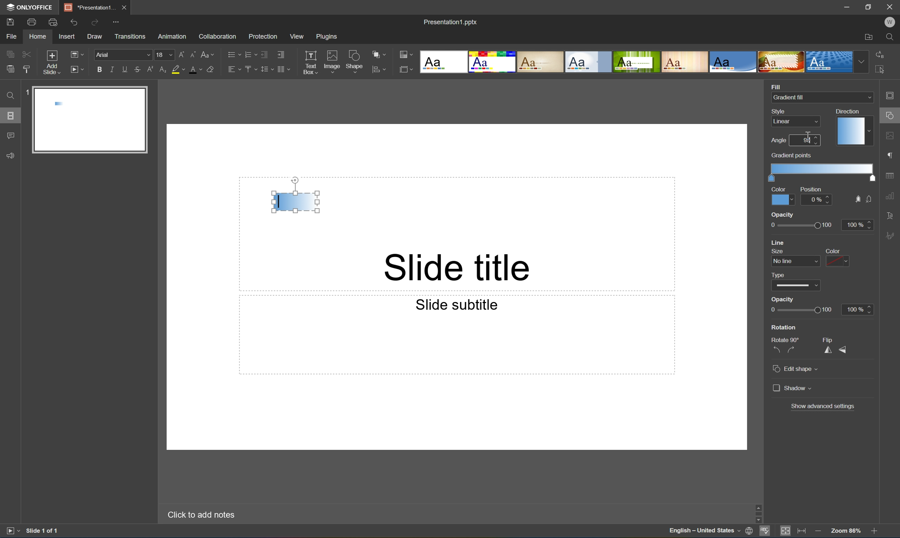 Image resolution: width=900 pixels, height=538 pixels. Describe the element at coordinates (77, 69) in the screenshot. I see `Start slideshow` at that location.